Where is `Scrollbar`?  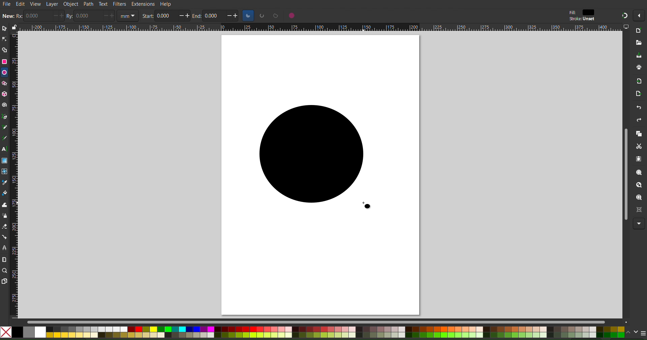
Scrollbar is located at coordinates (327, 321).